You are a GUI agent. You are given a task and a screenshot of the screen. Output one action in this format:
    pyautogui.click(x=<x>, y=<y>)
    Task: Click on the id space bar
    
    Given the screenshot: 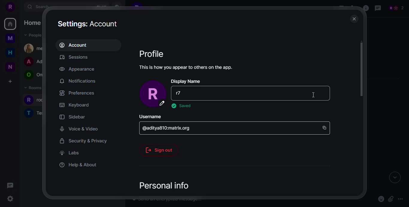 What is the action you would take?
    pyautogui.click(x=167, y=126)
    